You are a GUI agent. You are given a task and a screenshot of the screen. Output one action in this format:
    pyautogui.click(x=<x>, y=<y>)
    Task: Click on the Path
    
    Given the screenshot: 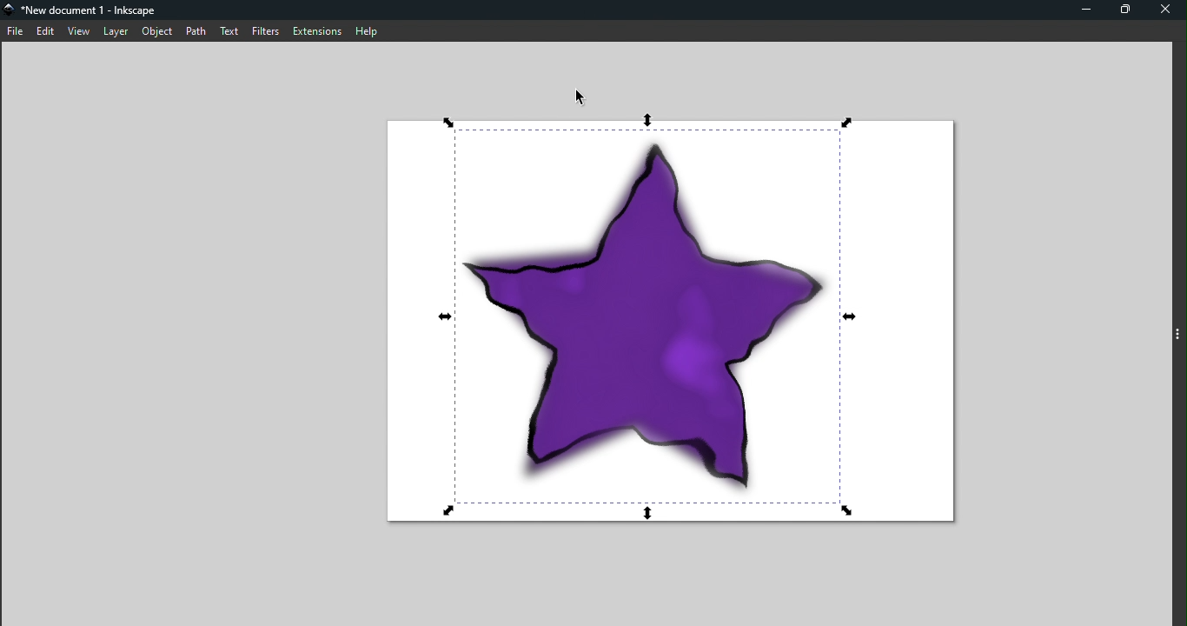 What is the action you would take?
    pyautogui.click(x=196, y=31)
    